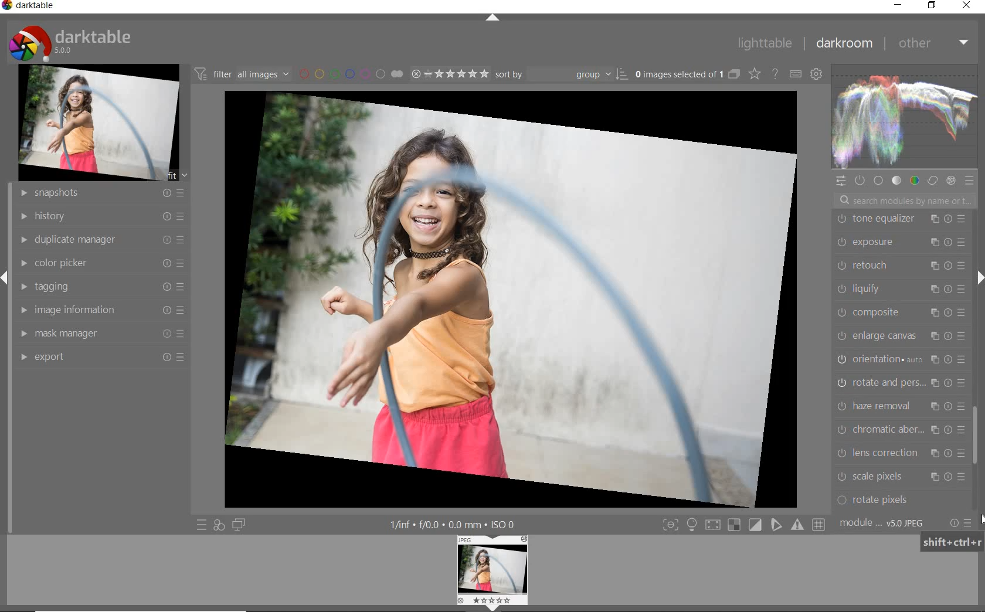 This screenshot has height=612, width=985. What do you see at coordinates (901, 242) in the screenshot?
I see `exposure` at bounding box center [901, 242].